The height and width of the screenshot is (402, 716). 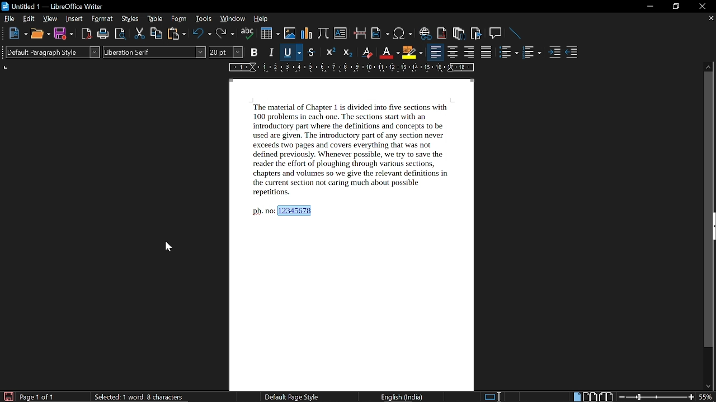 What do you see at coordinates (379, 33) in the screenshot?
I see `insert field` at bounding box center [379, 33].